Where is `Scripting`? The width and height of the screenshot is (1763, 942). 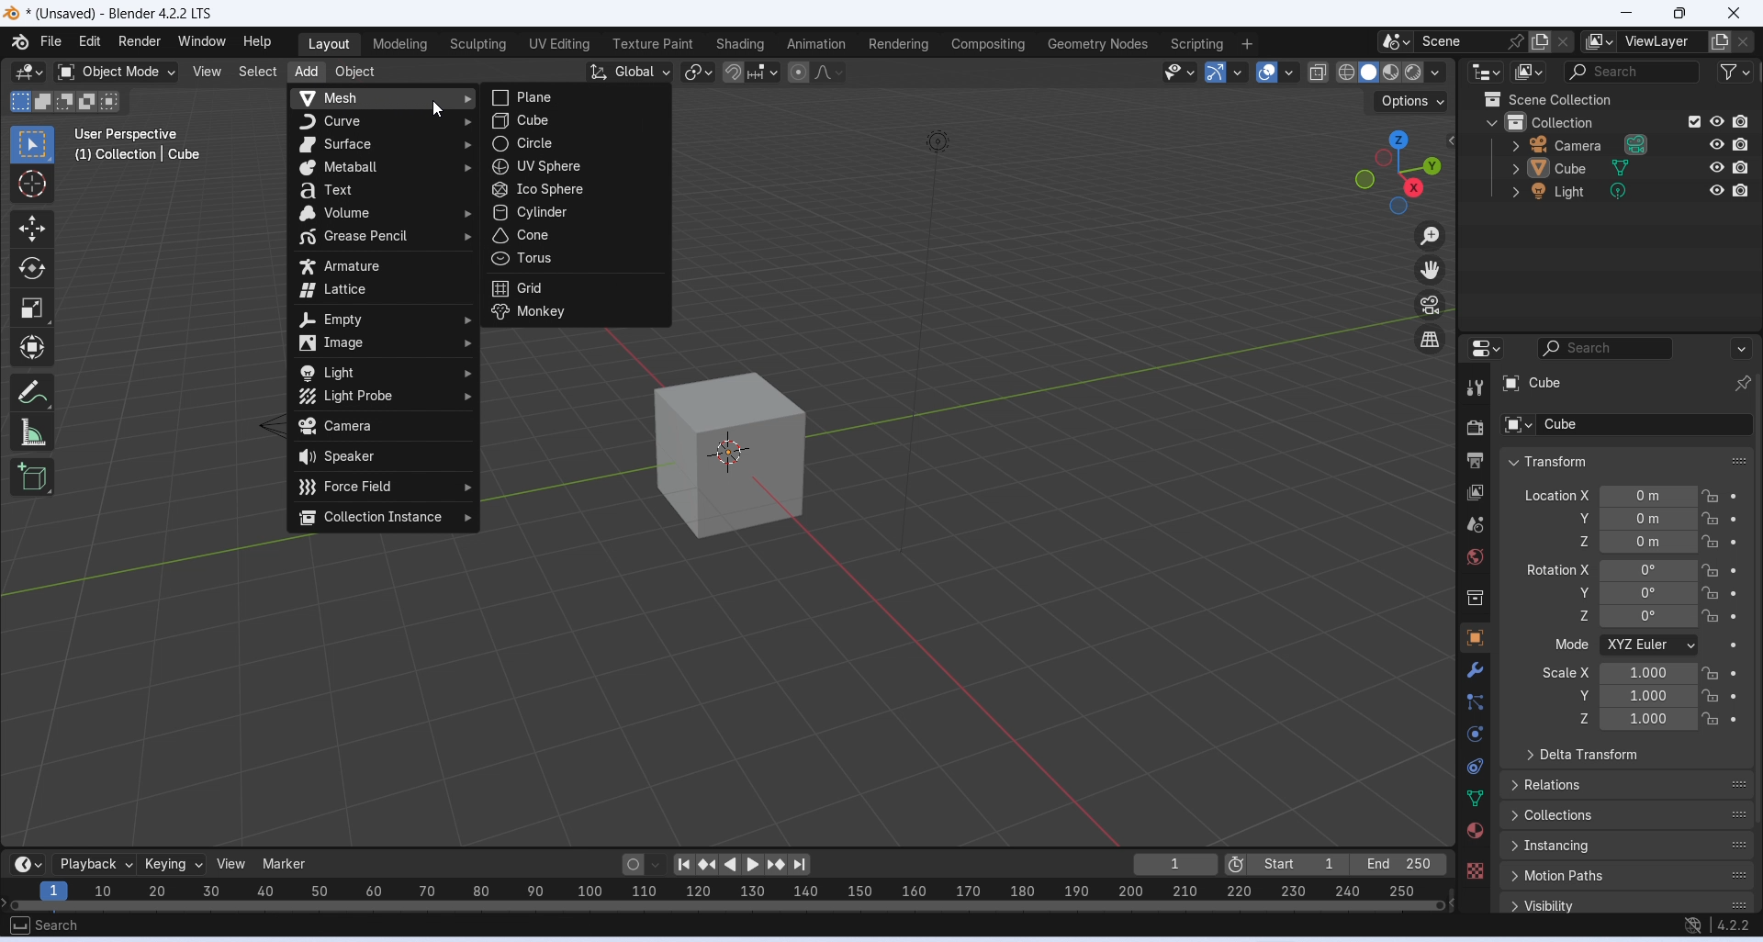
Scripting is located at coordinates (1195, 44).